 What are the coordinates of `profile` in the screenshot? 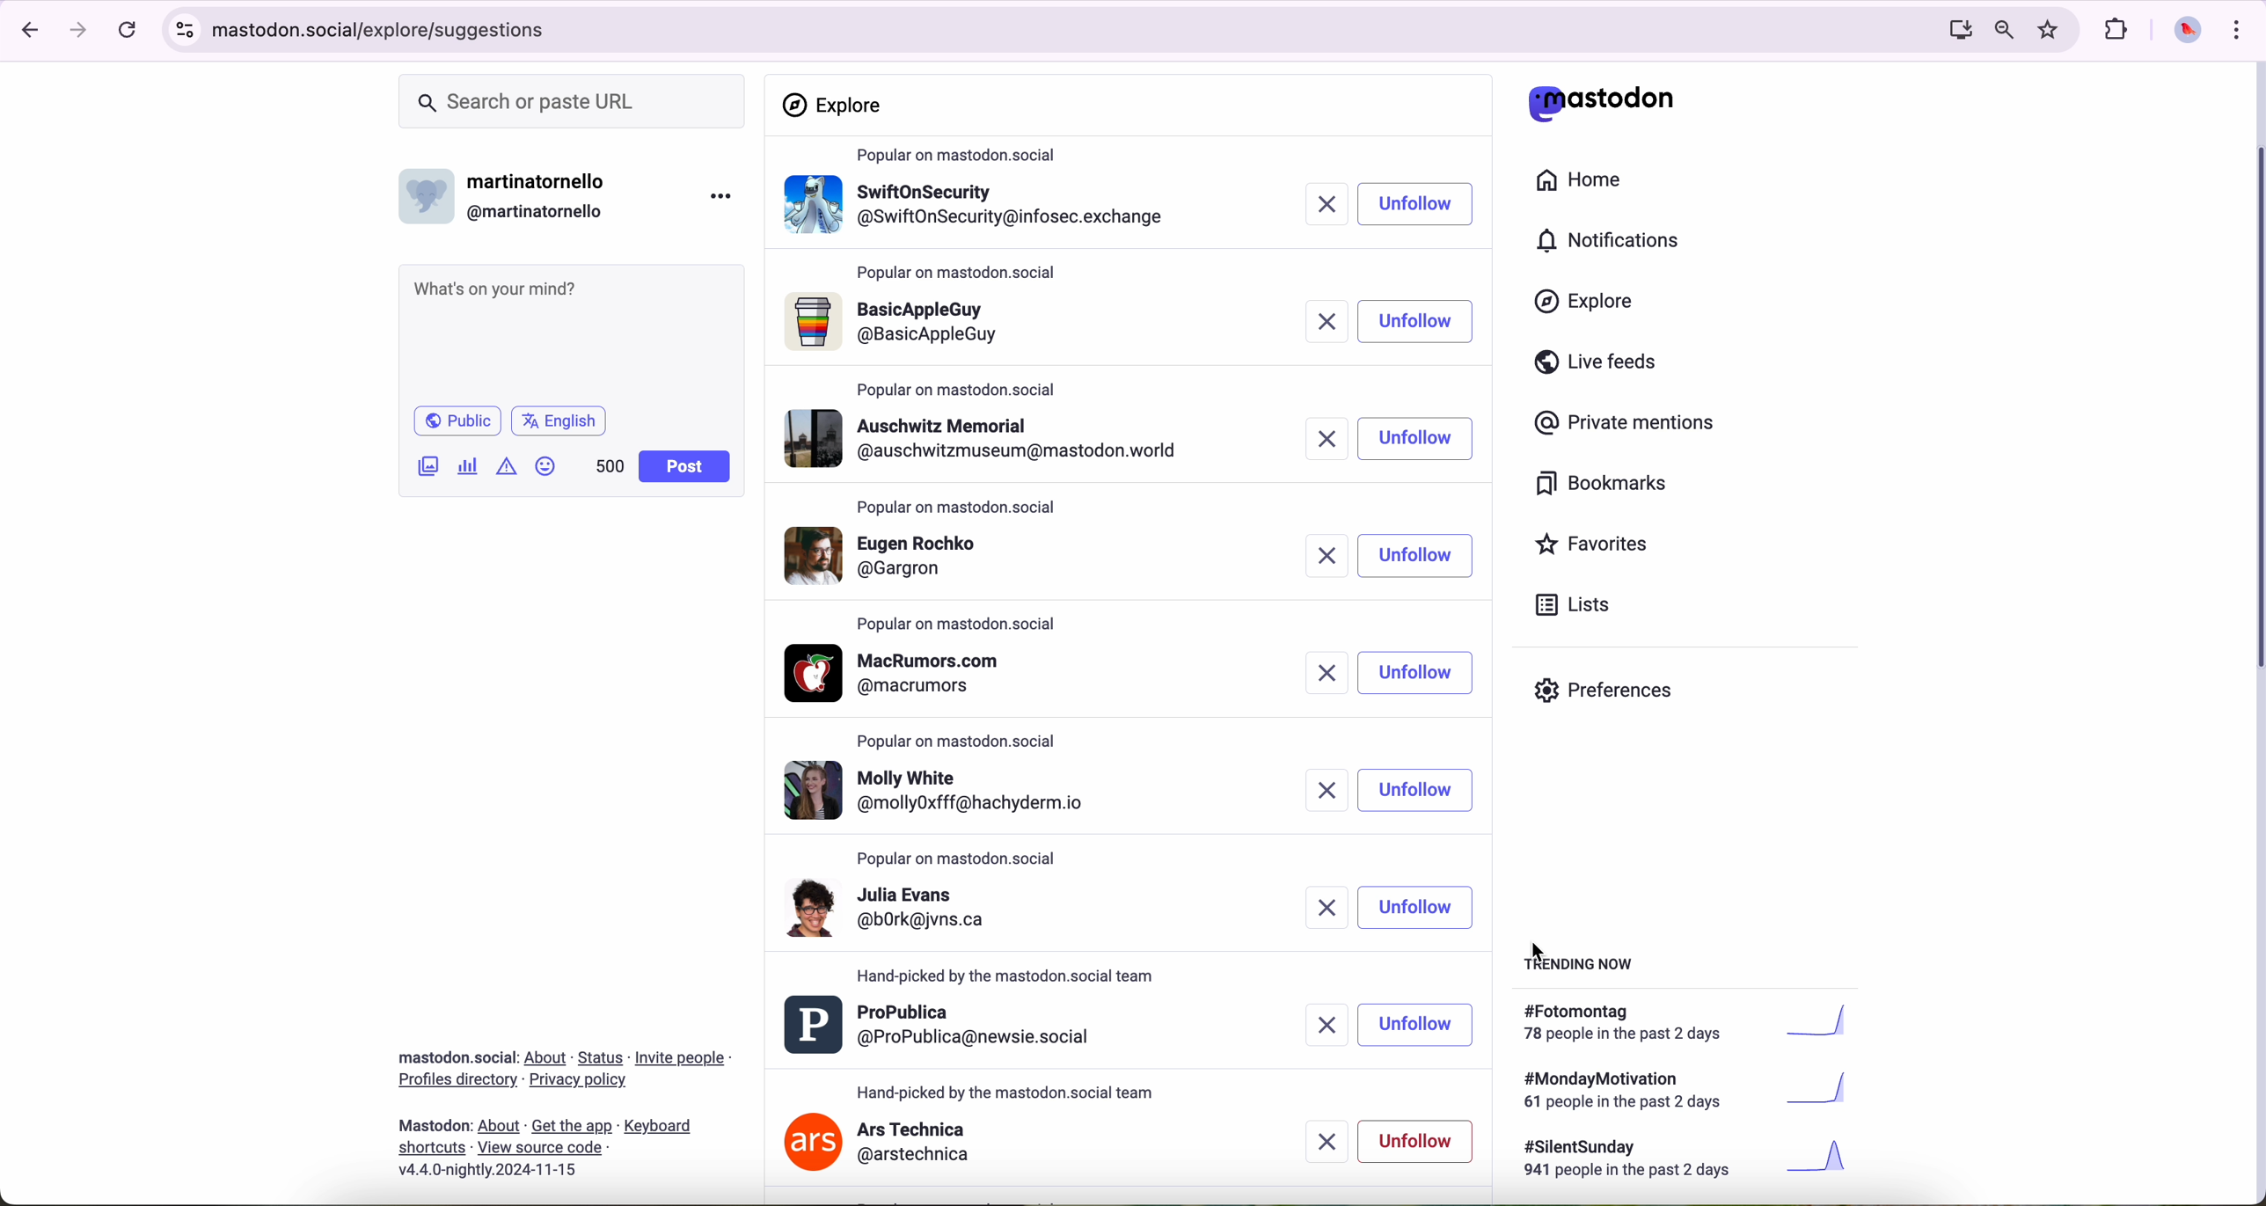 It's located at (977, 211).